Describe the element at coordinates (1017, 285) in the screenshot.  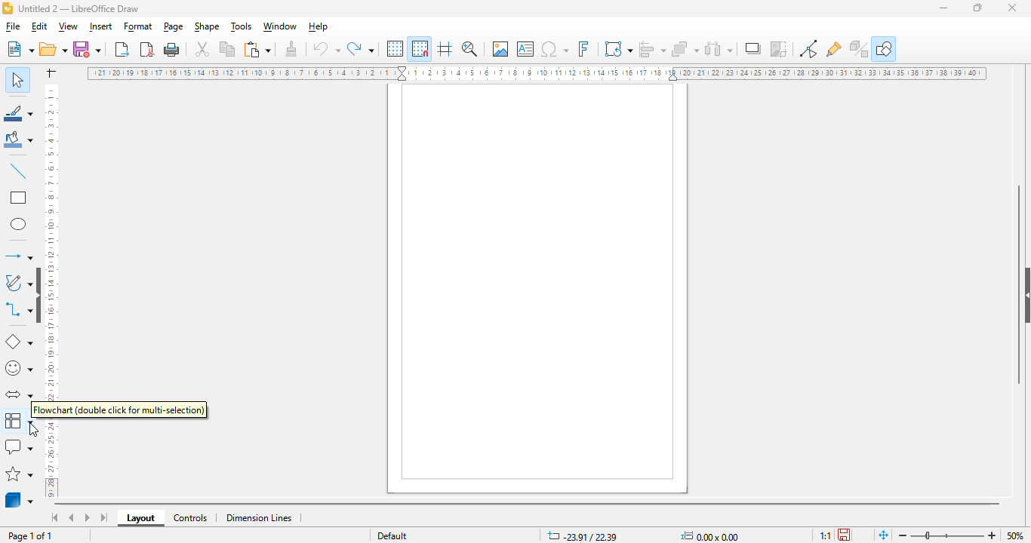
I see `vertical scroll bar` at that location.